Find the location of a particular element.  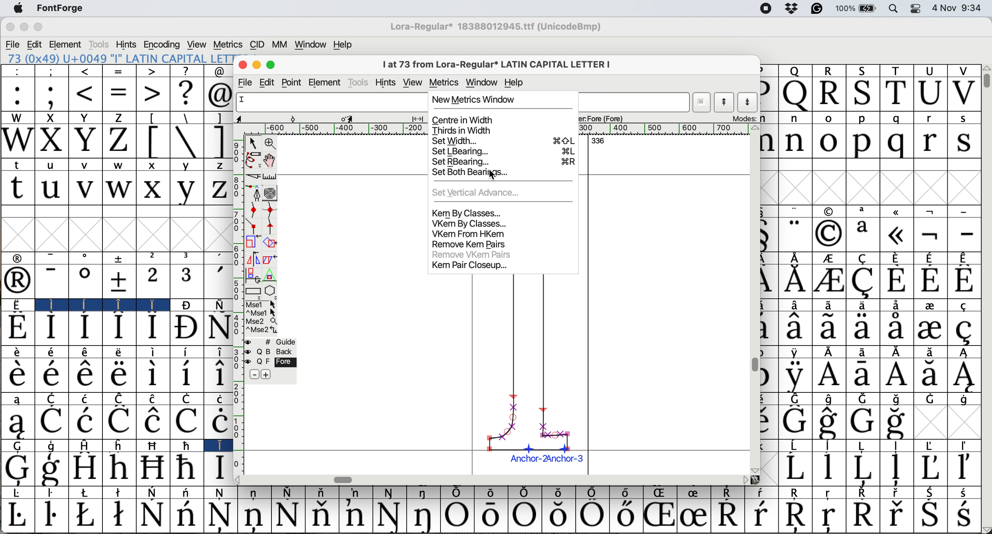

< is located at coordinates (86, 72).